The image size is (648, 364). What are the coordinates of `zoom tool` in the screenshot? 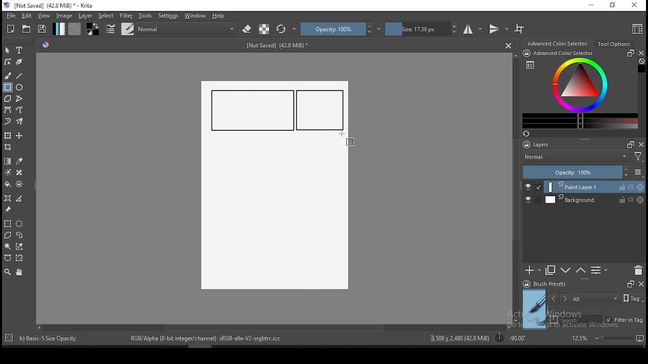 It's located at (8, 271).